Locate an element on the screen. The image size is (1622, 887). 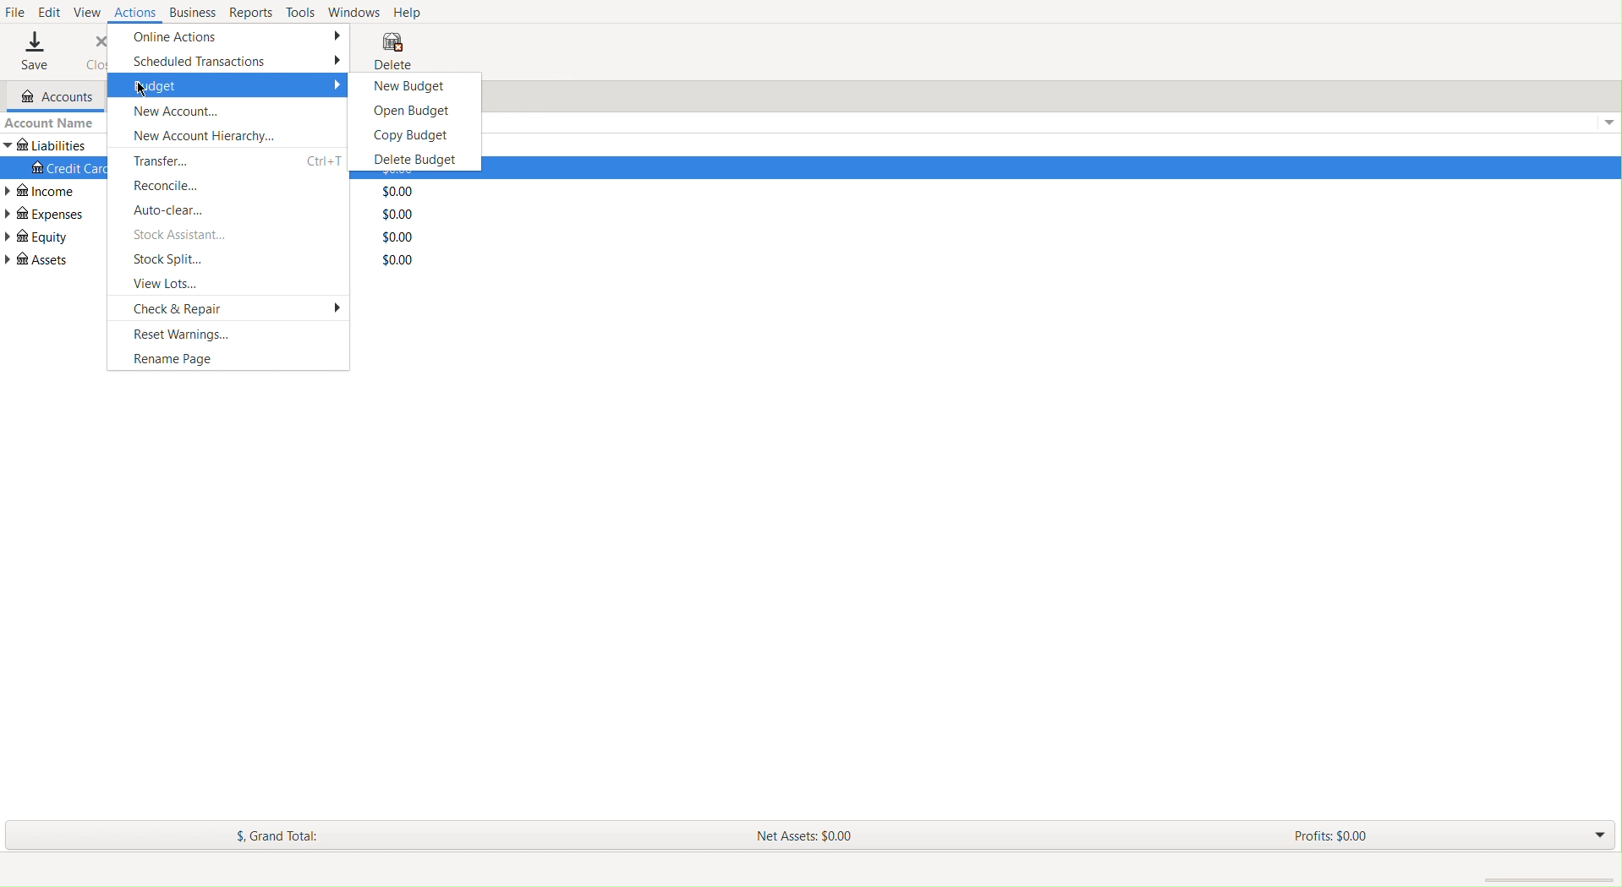
Drop Down is located at coordinates (1595, 836).